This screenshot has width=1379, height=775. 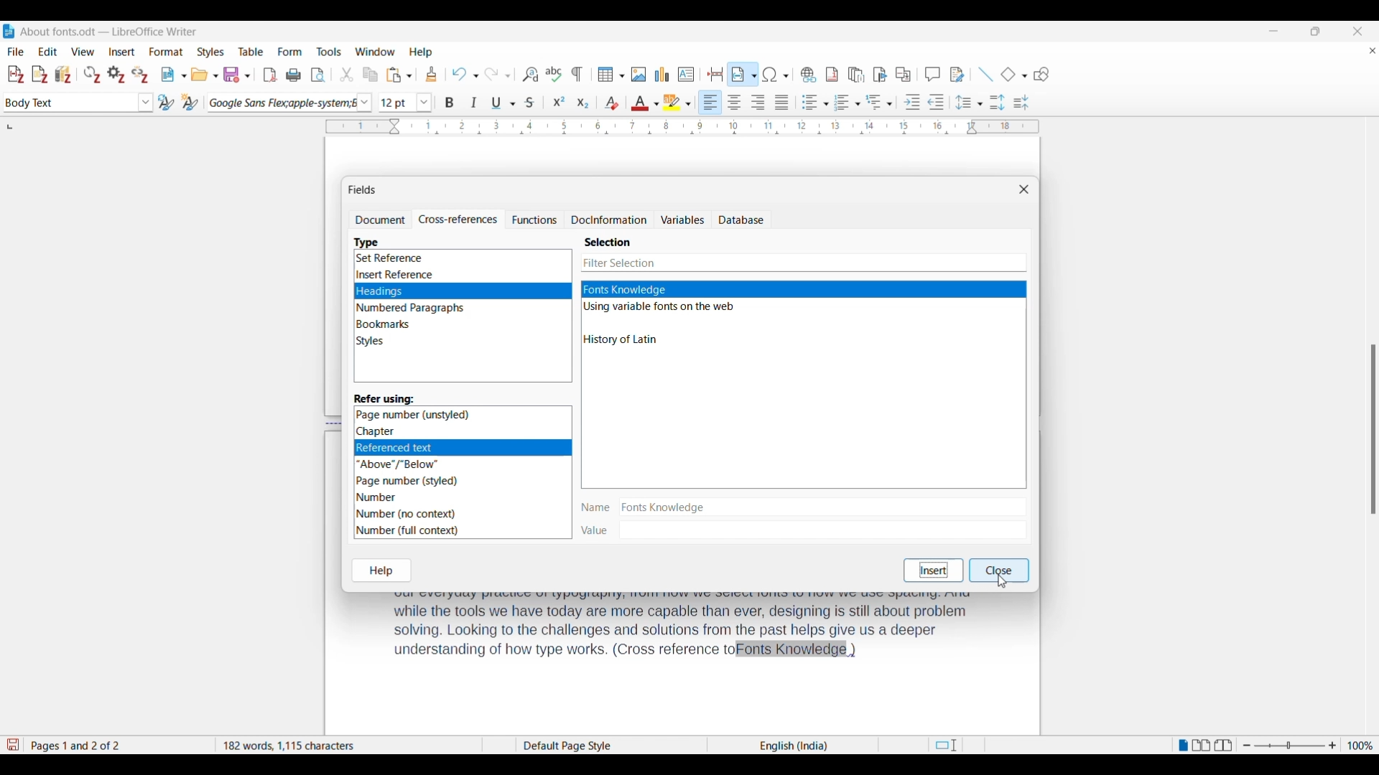 I want to click on single page view, so click(x=1181, y=748).